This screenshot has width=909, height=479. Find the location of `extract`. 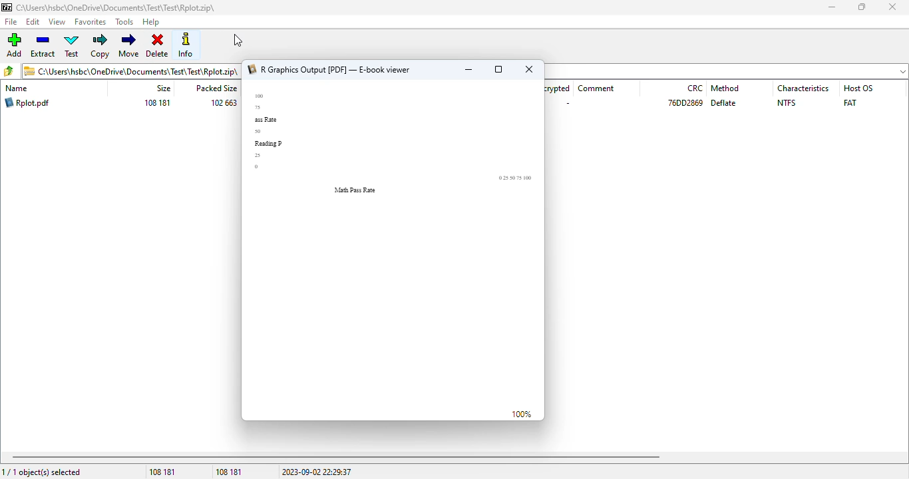

extract is located at coordinates (43, 45).